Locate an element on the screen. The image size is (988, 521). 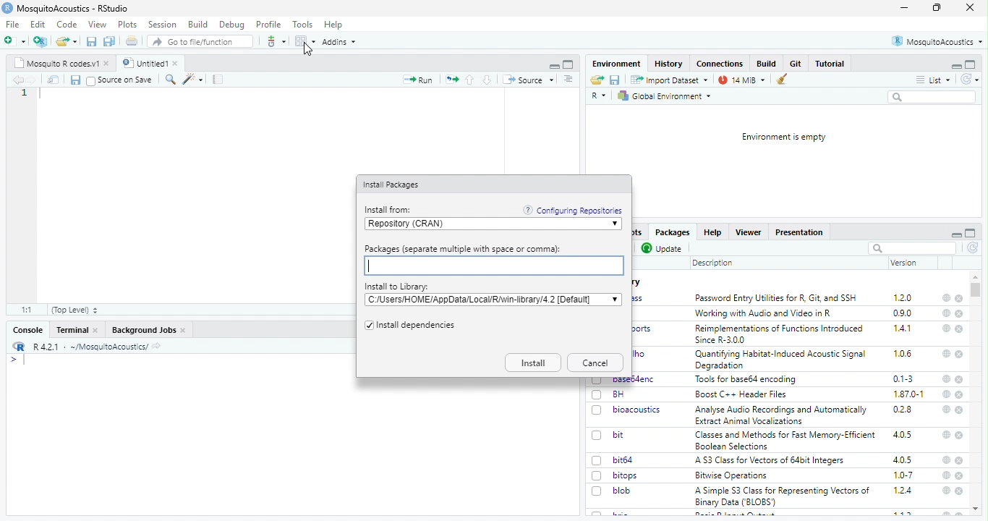
checkbox is located at coordinates (597, 395).